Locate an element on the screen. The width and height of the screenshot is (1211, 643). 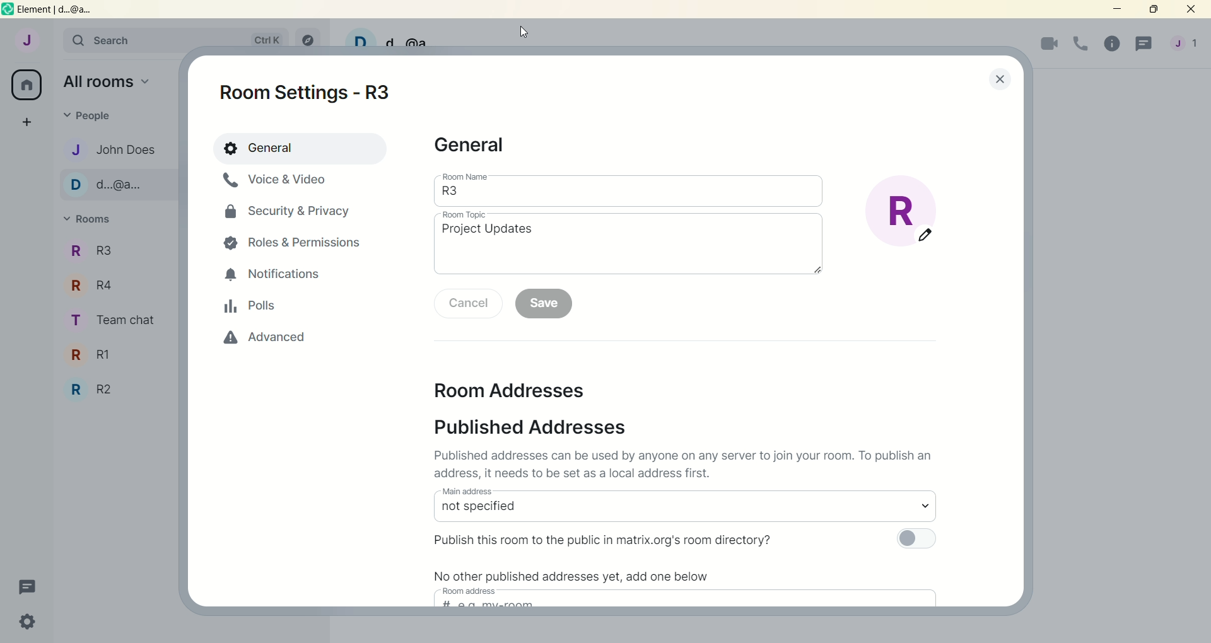
published addresses is located at coordinates (524, 429).